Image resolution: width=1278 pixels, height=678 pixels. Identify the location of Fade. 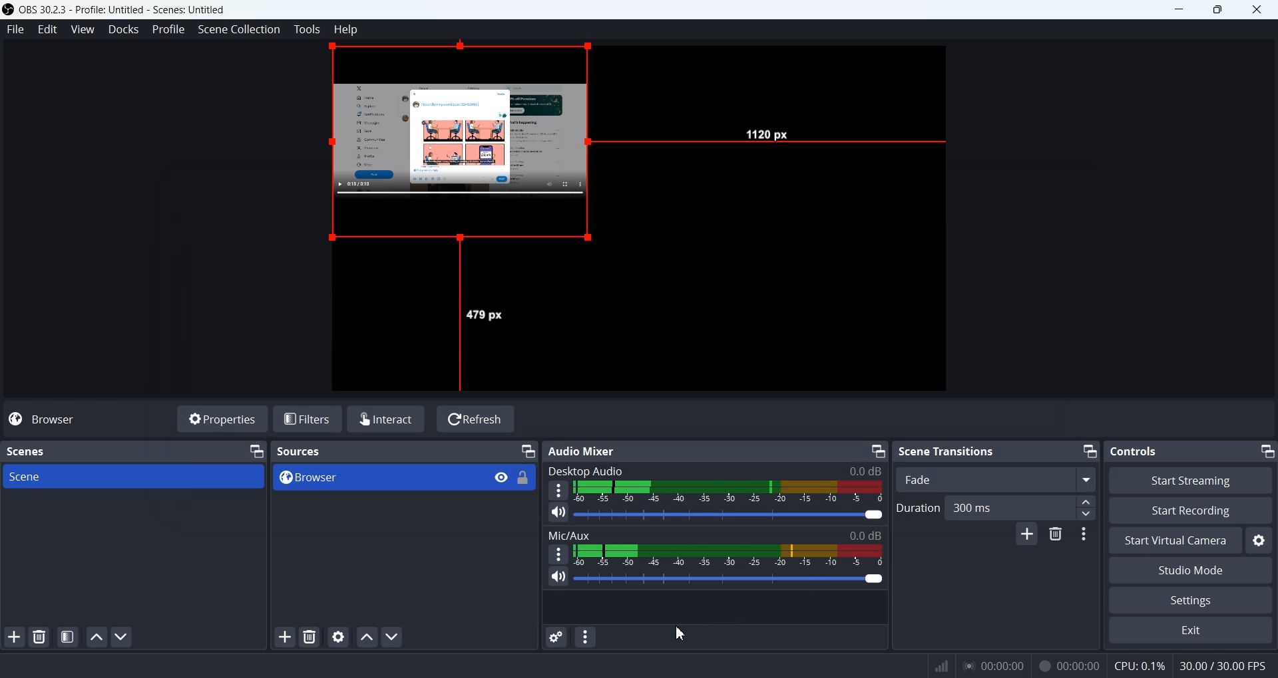
(998, 479).